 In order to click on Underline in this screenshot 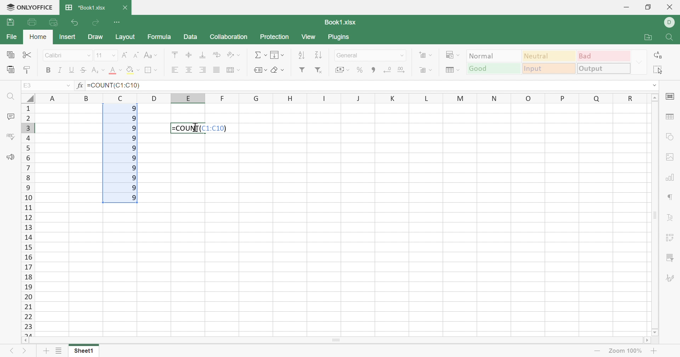, I will do `click(72, 70)`.